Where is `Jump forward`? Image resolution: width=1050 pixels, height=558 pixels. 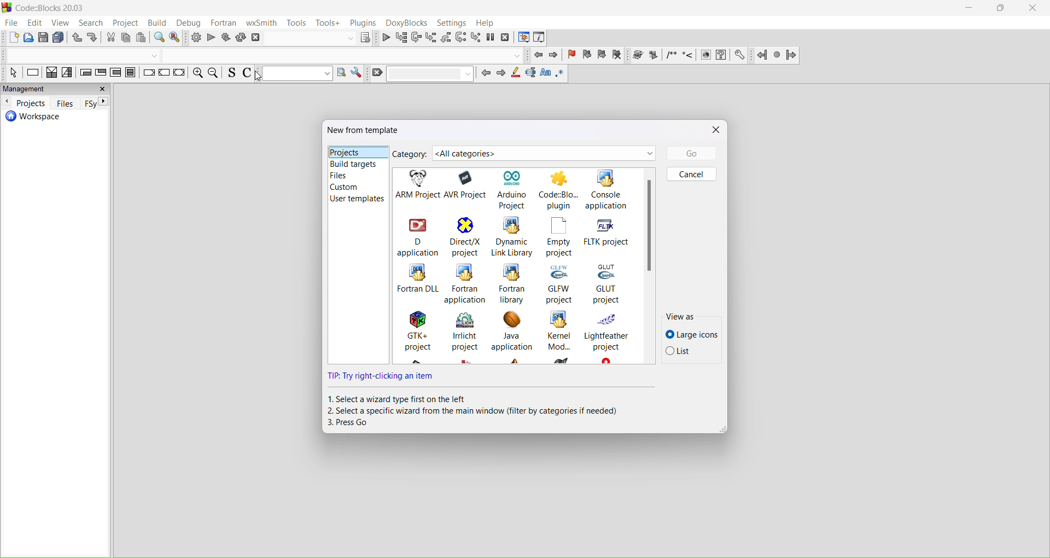
Jump forward is located at coordinates (793, 55).